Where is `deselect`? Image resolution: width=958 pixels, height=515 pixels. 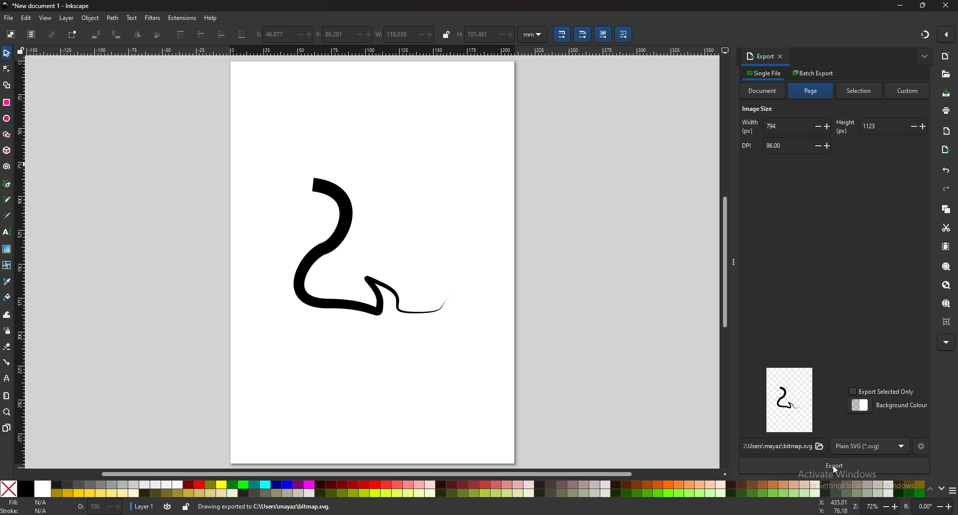
deselect is located at coordinates (53, 34).